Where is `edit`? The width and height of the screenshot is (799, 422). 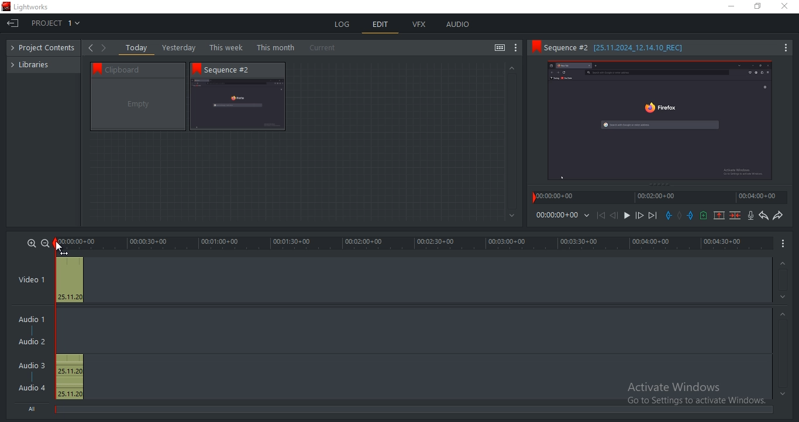
edit is located at coordinates (381, 26).